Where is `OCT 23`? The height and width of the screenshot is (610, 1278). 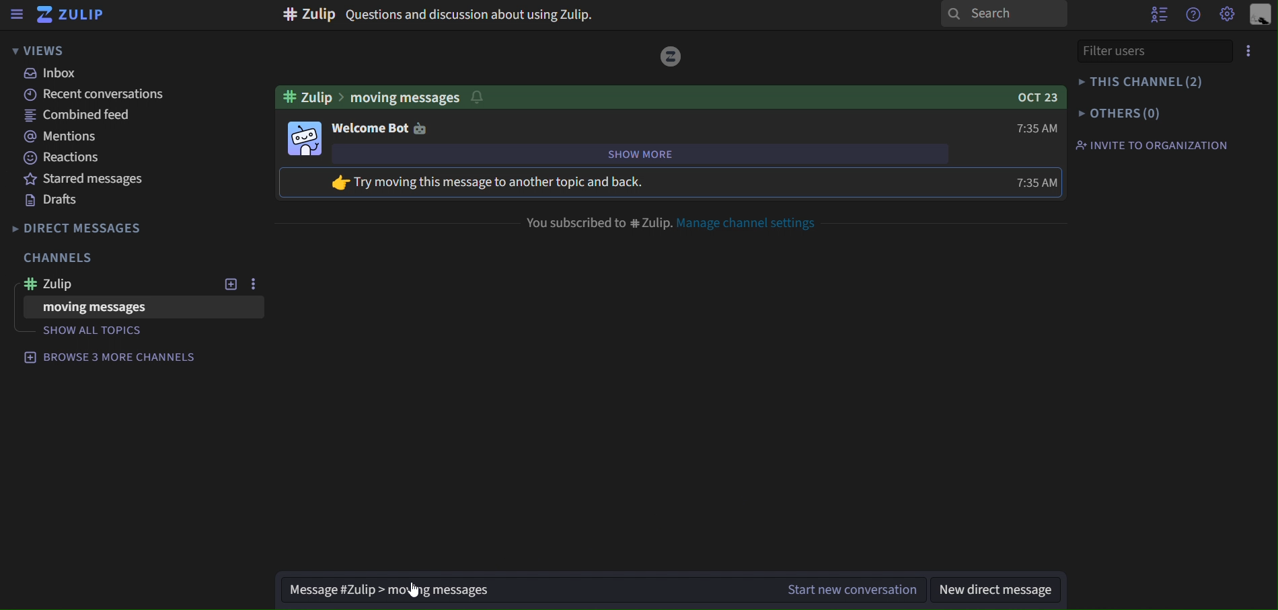 OCT 23 is located at coordinates (1032, 95).